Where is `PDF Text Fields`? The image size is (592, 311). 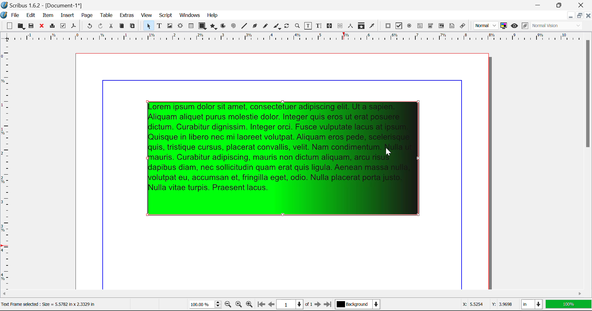
PDF Text Fields is located at coordinates (420, 26).